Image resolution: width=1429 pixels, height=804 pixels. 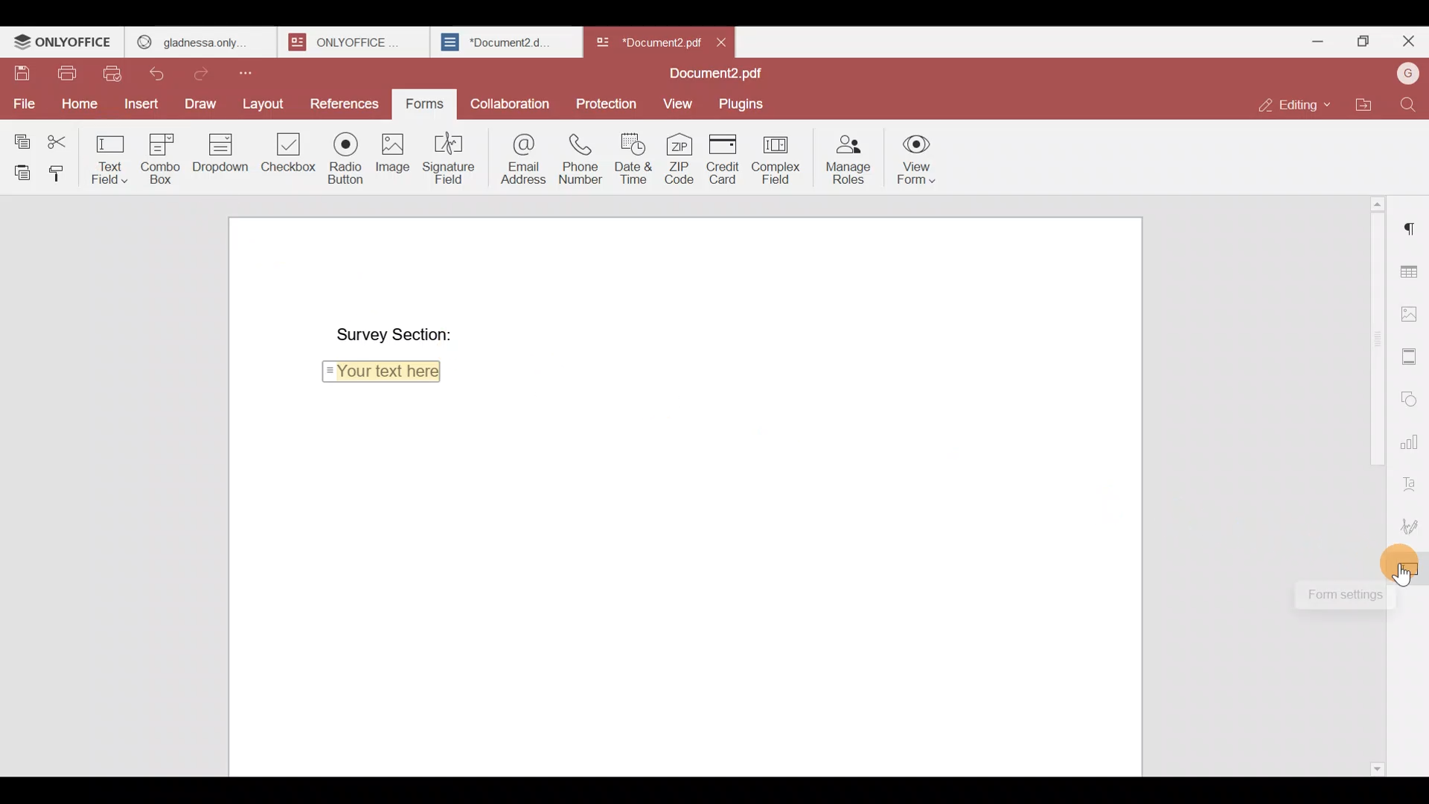 What do you see at coordinates (1407, 45) in the screenshot?
I see `Close` at bounding box center [1407, 45].